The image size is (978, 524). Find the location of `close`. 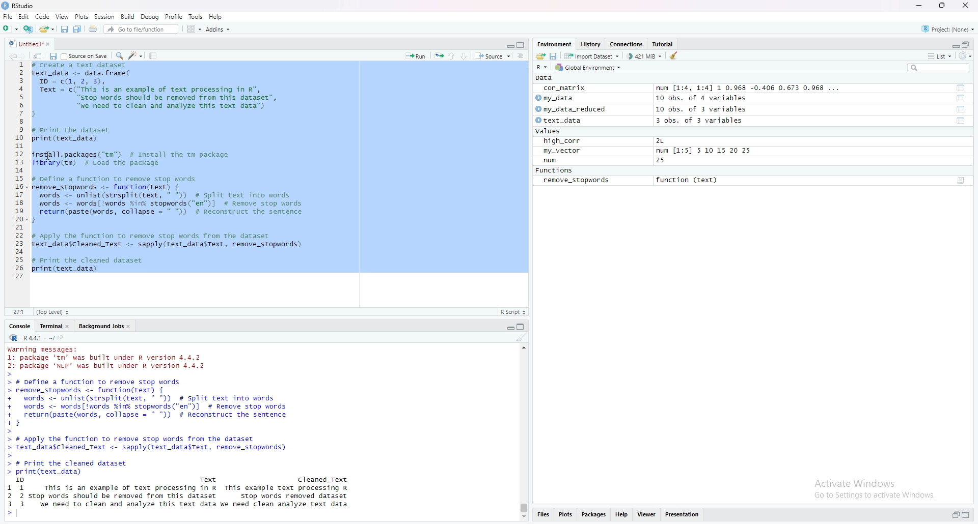

close is located at coordinates (966, 7).